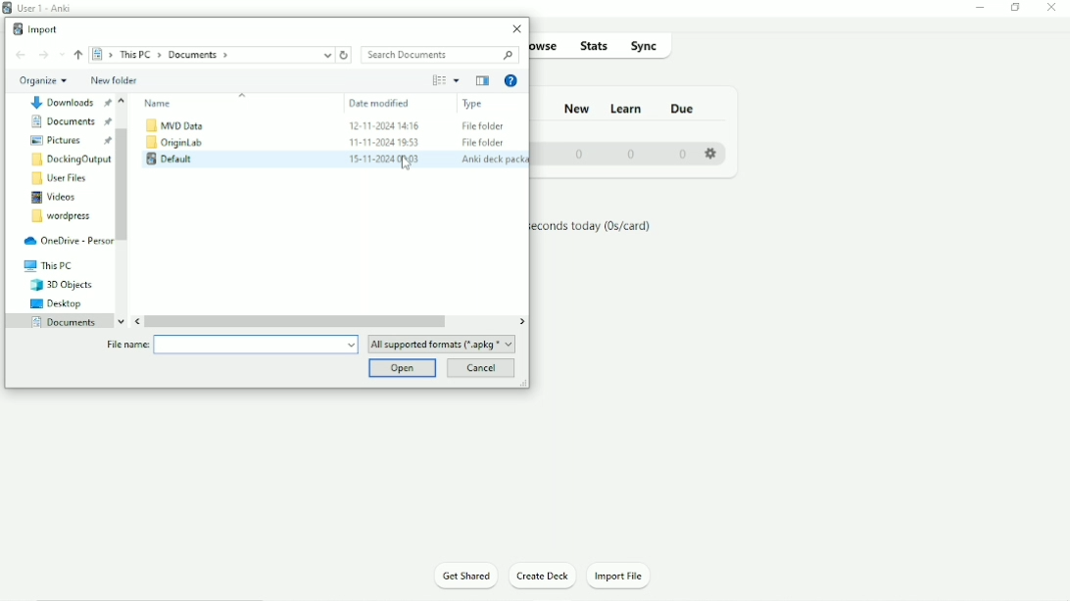 The image size is (1070, 601). What do you see at coordinates (494, 161) in the screenshot?
I see `Anki deck package` at bounding box center [494, 161].